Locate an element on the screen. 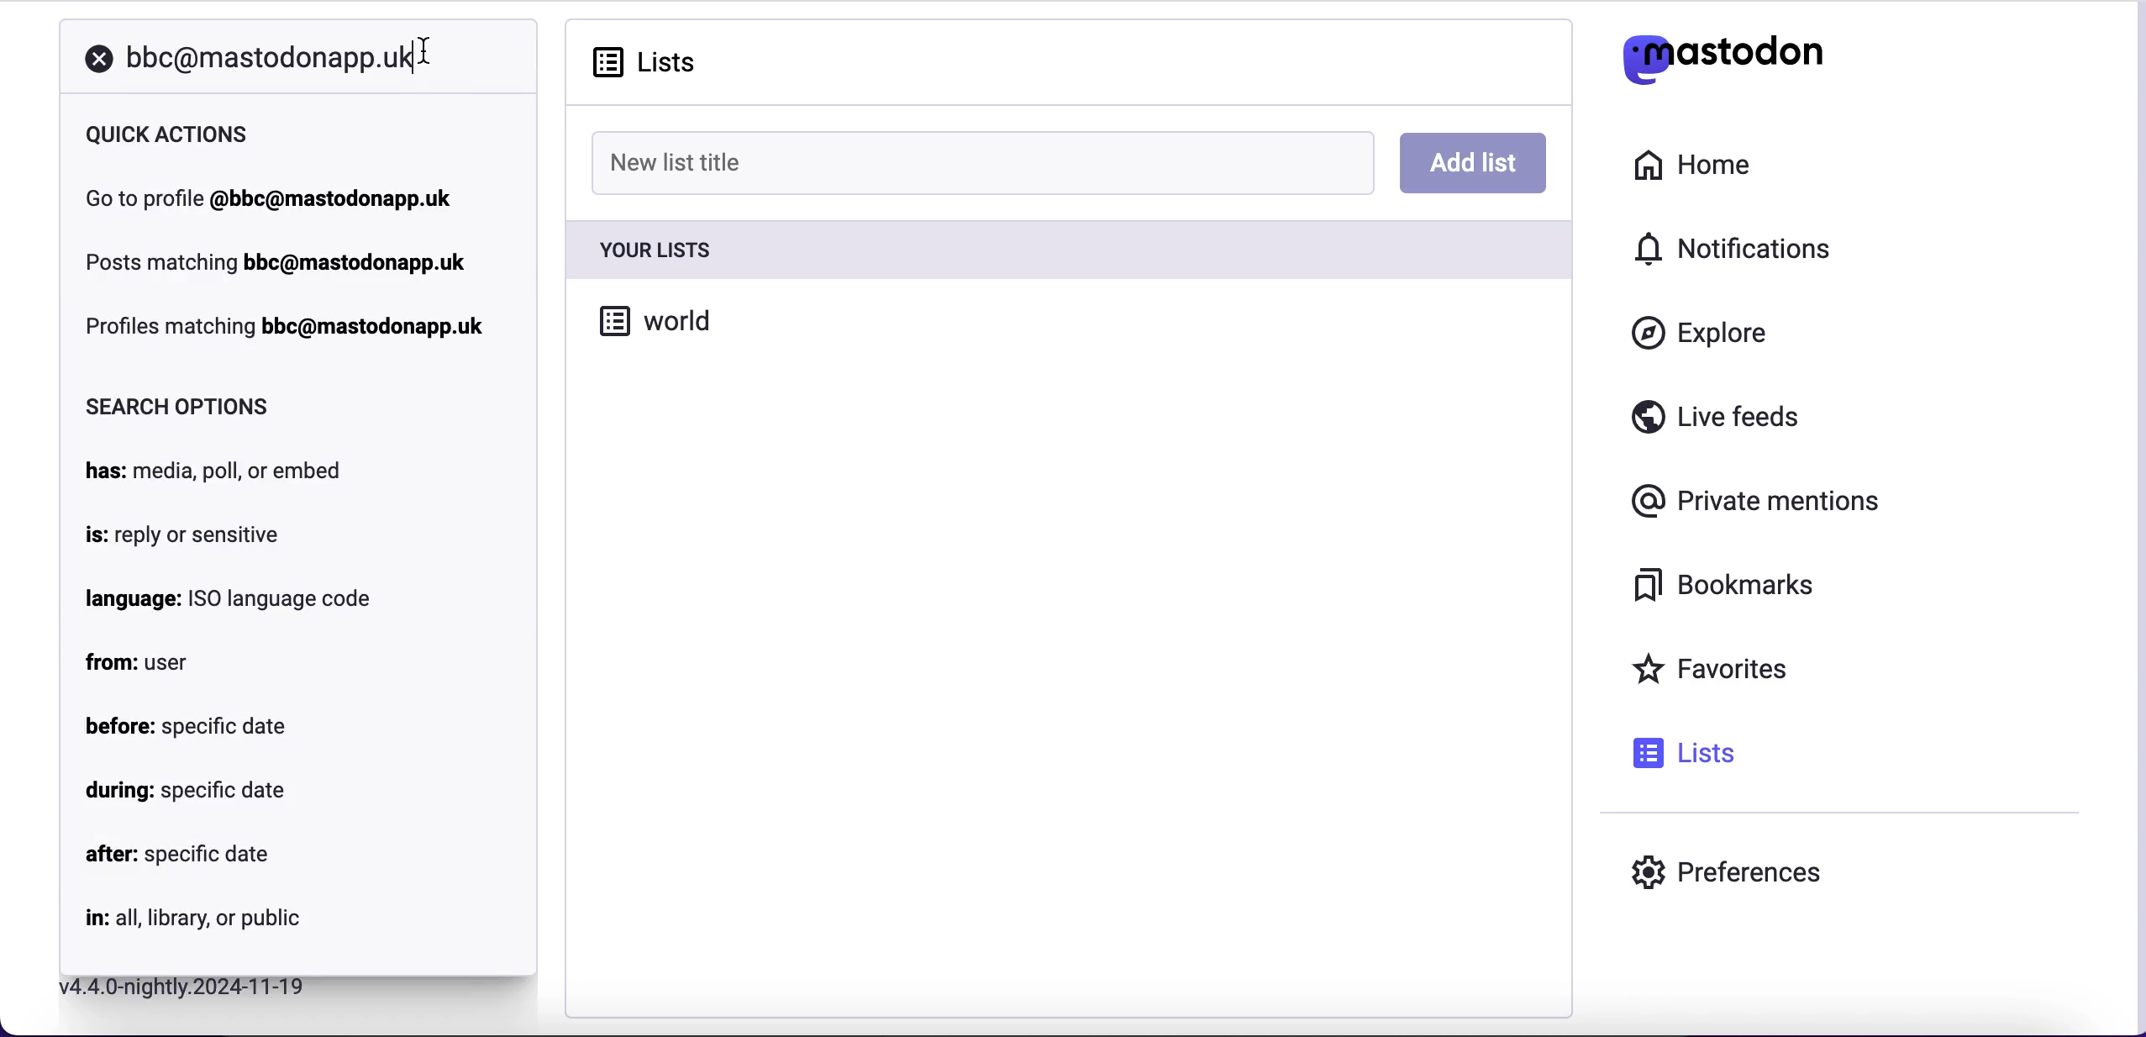 The height and width of the screenshot is (1037, 2146). lists is located at coordinates (646, 60).